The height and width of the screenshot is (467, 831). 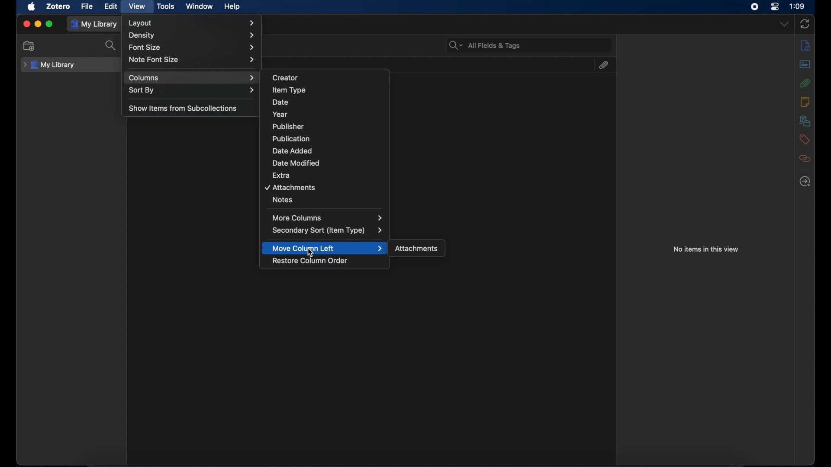 What do you see at coordinates (328, 218) in the screenshot?
I see `more columns` at bounding box center [328, 218].